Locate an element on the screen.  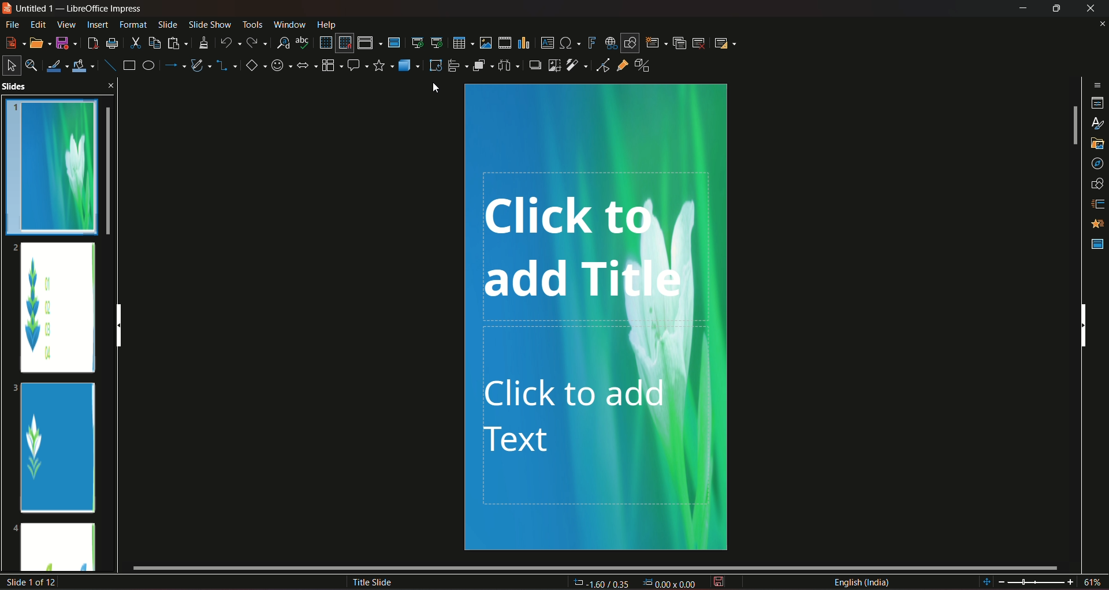
show draw functions is located at coordinates (629, 42).